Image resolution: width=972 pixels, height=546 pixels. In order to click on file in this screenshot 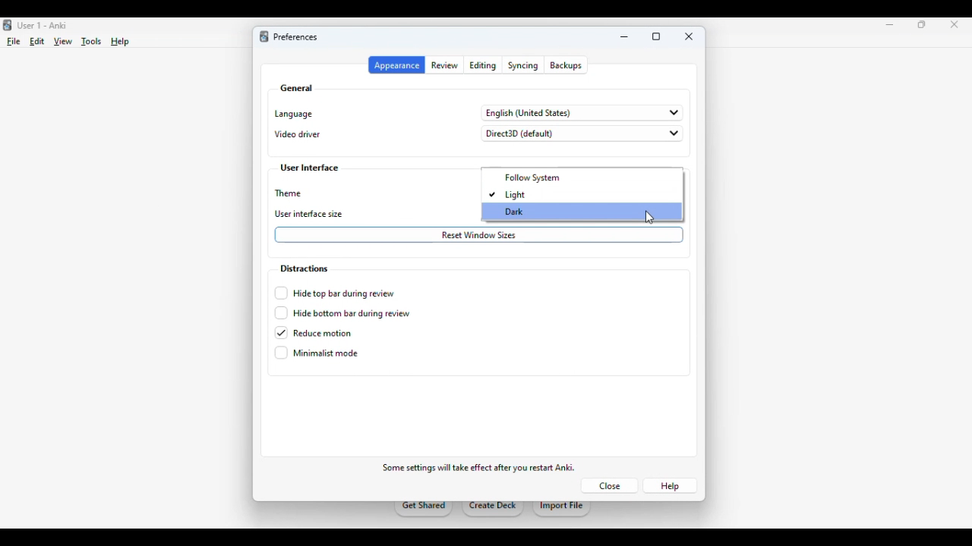, I will do `click(14, 42)`.